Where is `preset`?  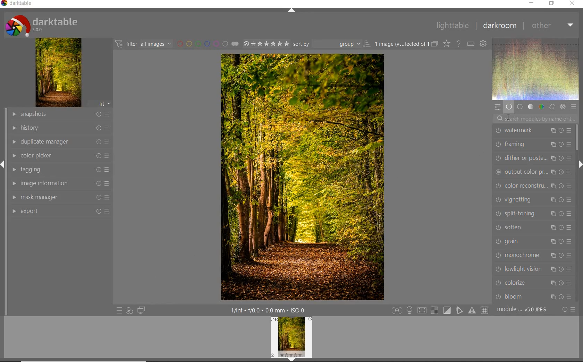 preset is located at coordinates (573, 106).